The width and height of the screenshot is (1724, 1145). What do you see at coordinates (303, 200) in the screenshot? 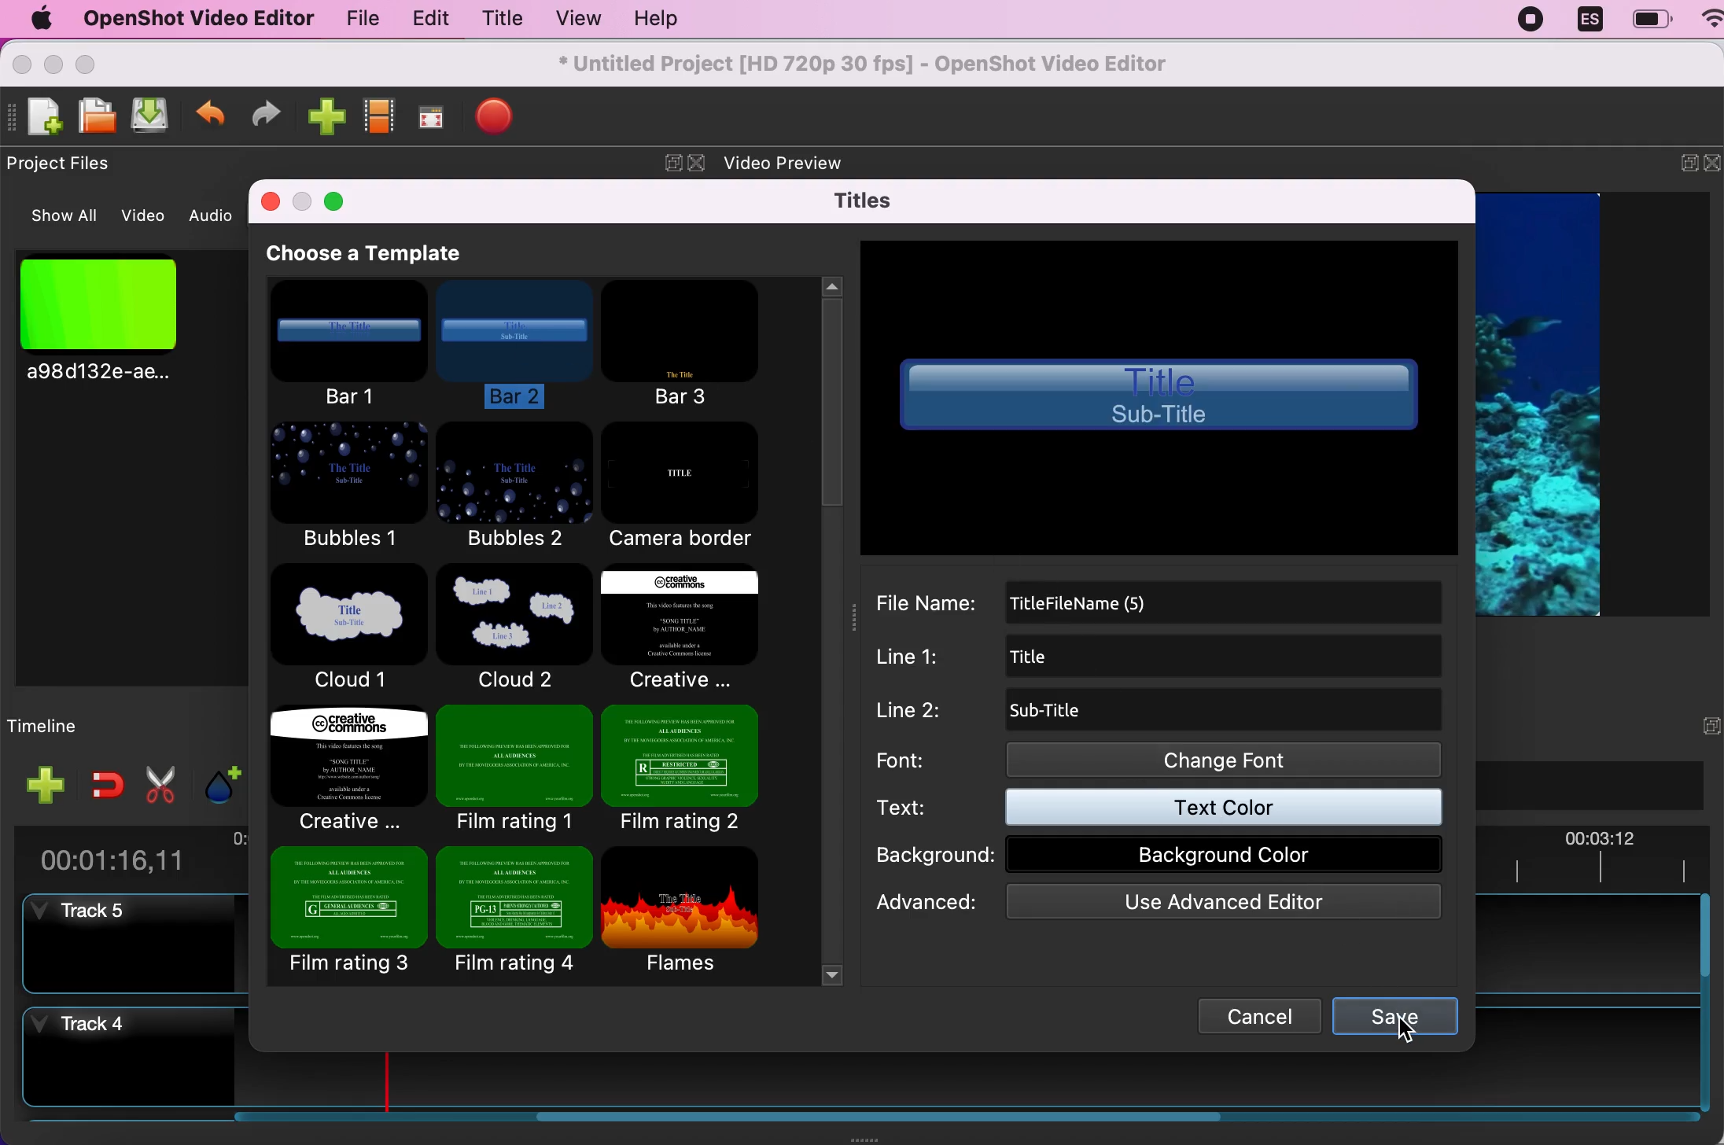
I see `minimize` at bounding box center [303, 200].